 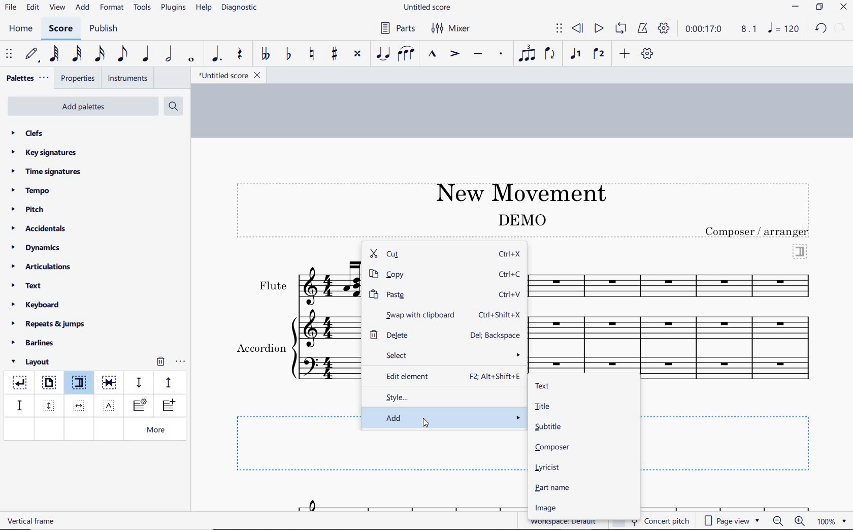 What do you see at coordinates (122, 56) in the screenshot?
I see `eighth note` at bounding box center [122, 56].